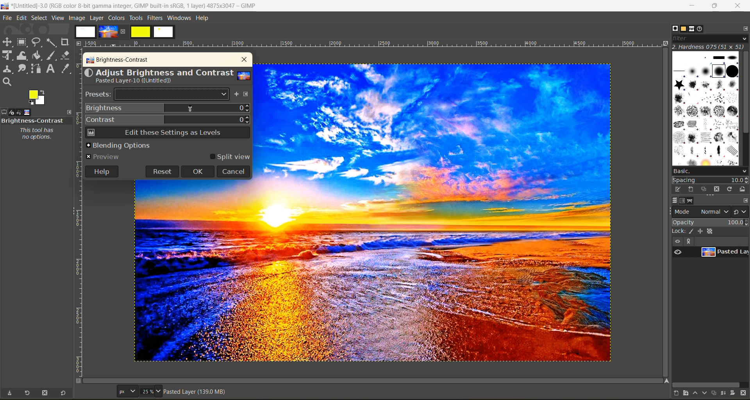 The width and height of the screenshot is (750, 400). Describe the element at coordinates (77, 18) in the screenshot. I see `image` at that location.